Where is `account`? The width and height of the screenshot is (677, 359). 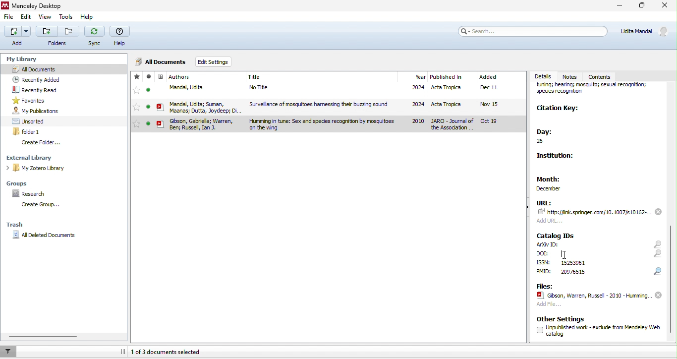 account is located at coordinates (645, 31).